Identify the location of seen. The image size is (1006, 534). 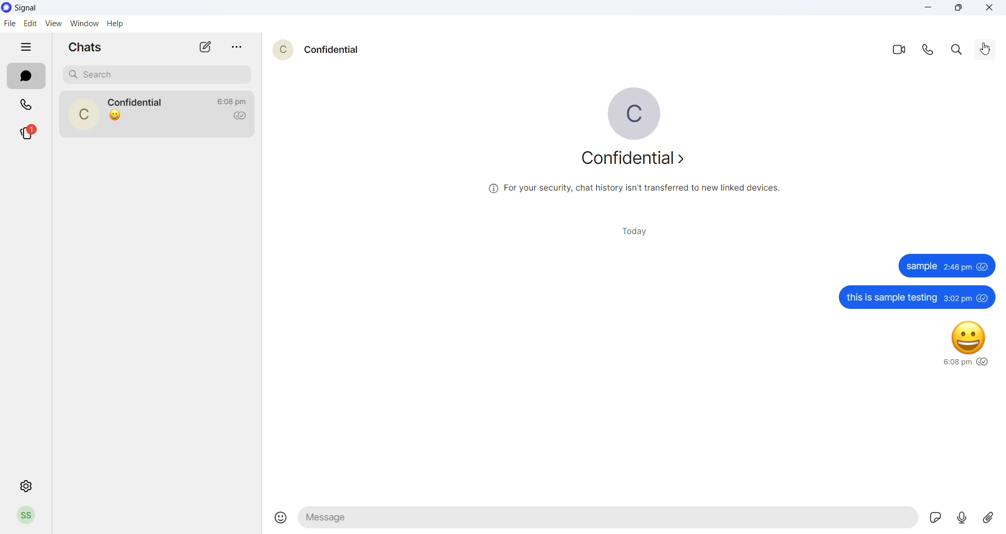
(982, 268).